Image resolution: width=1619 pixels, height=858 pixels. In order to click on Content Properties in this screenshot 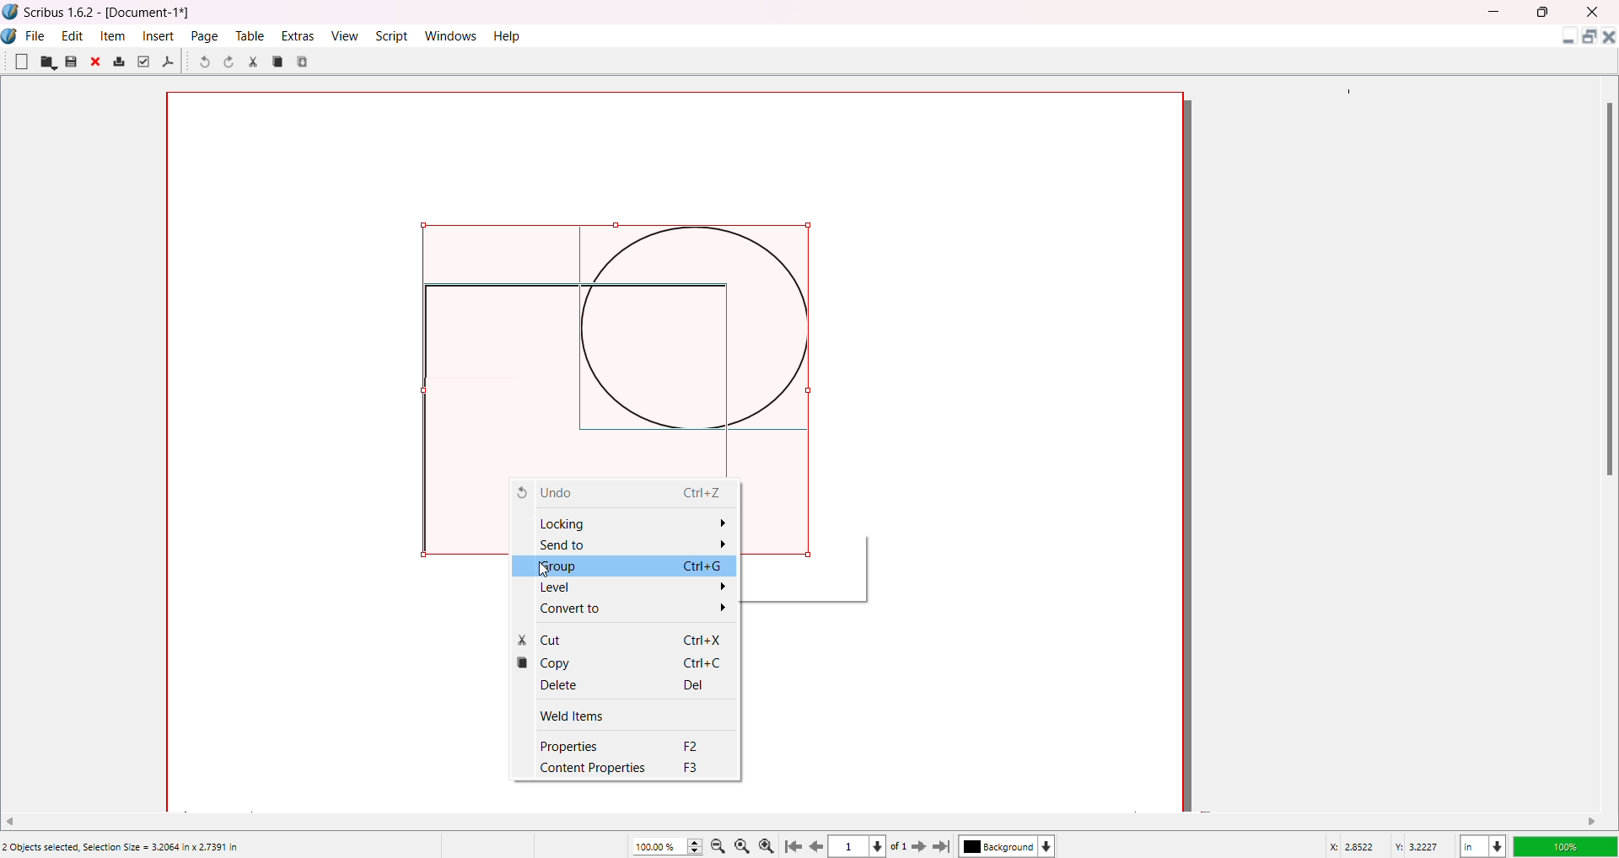, I will do `click(626, 770)`.